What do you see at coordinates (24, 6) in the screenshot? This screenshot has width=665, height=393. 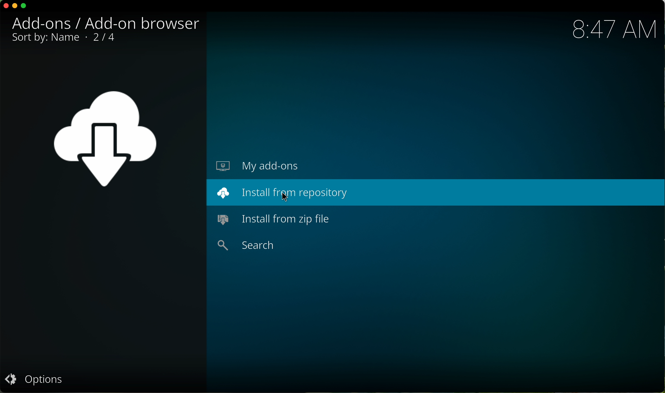 I see `maximize program` at bounding box center [24, 6].